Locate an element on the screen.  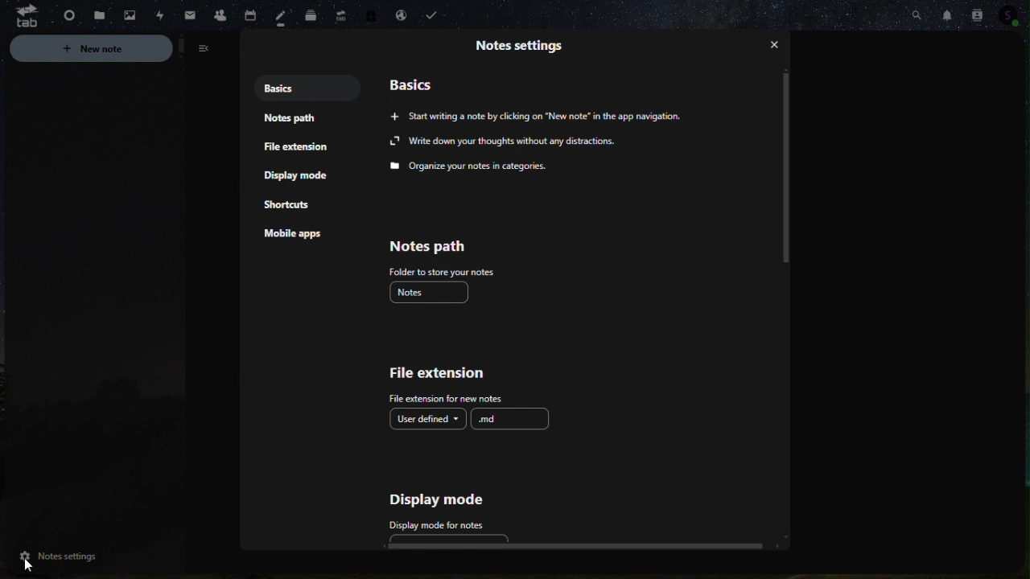
Display mode is located at coordinates (439, 499).